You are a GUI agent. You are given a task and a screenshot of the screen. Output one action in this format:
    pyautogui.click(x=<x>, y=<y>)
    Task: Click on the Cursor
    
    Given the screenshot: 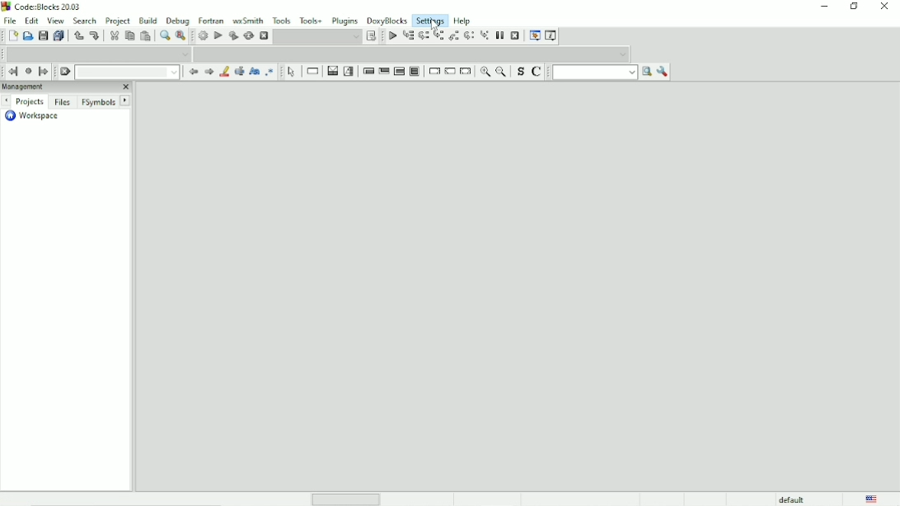 What is the action you would take?
    pyautogui.click(x=435, y=24)
    